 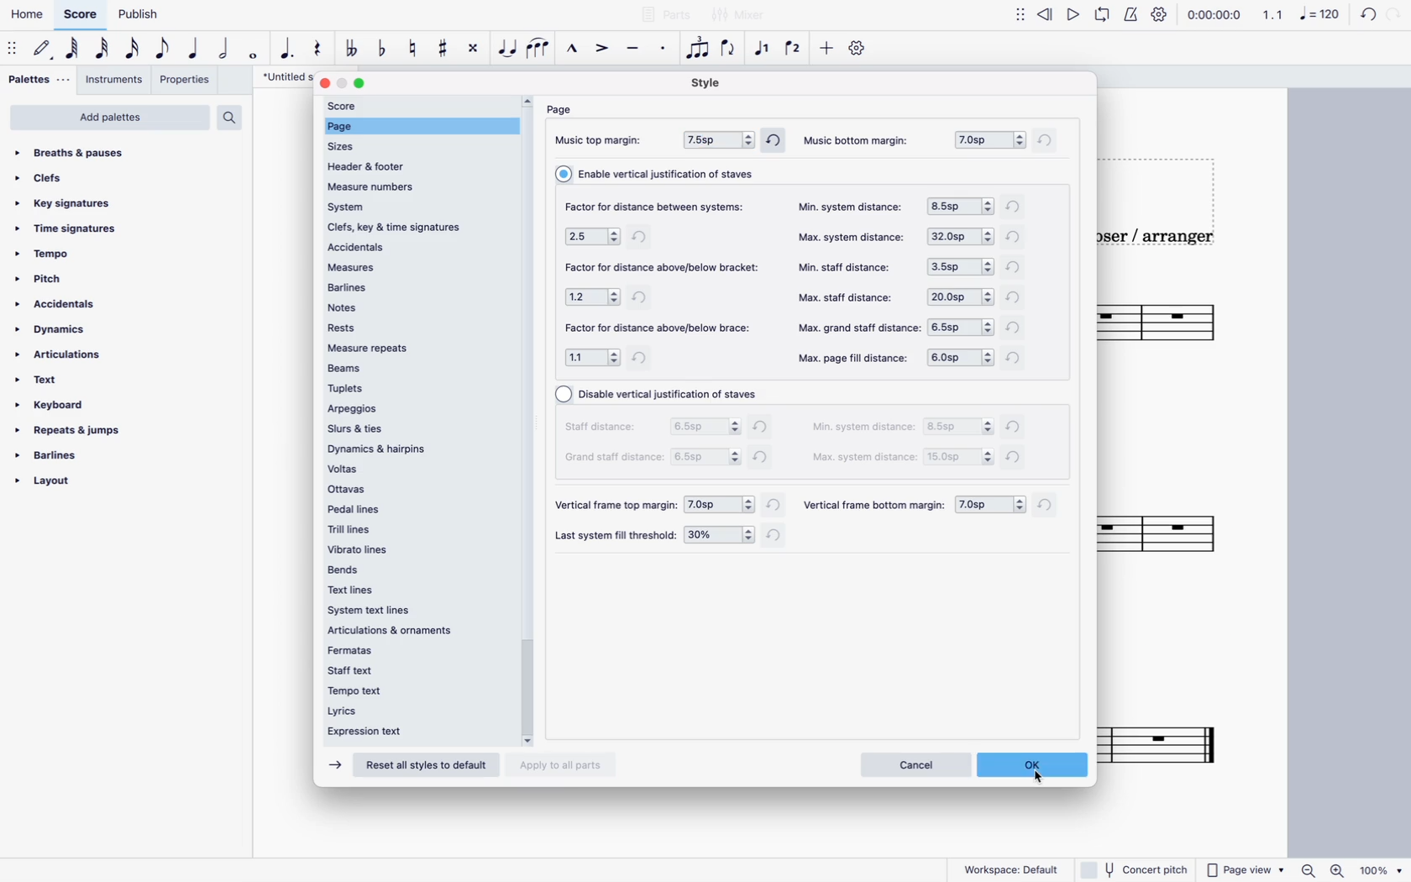 What do you see at coordinates (419, 265) in the screenshot?
I see `measure` at bounding box center [419, 265].